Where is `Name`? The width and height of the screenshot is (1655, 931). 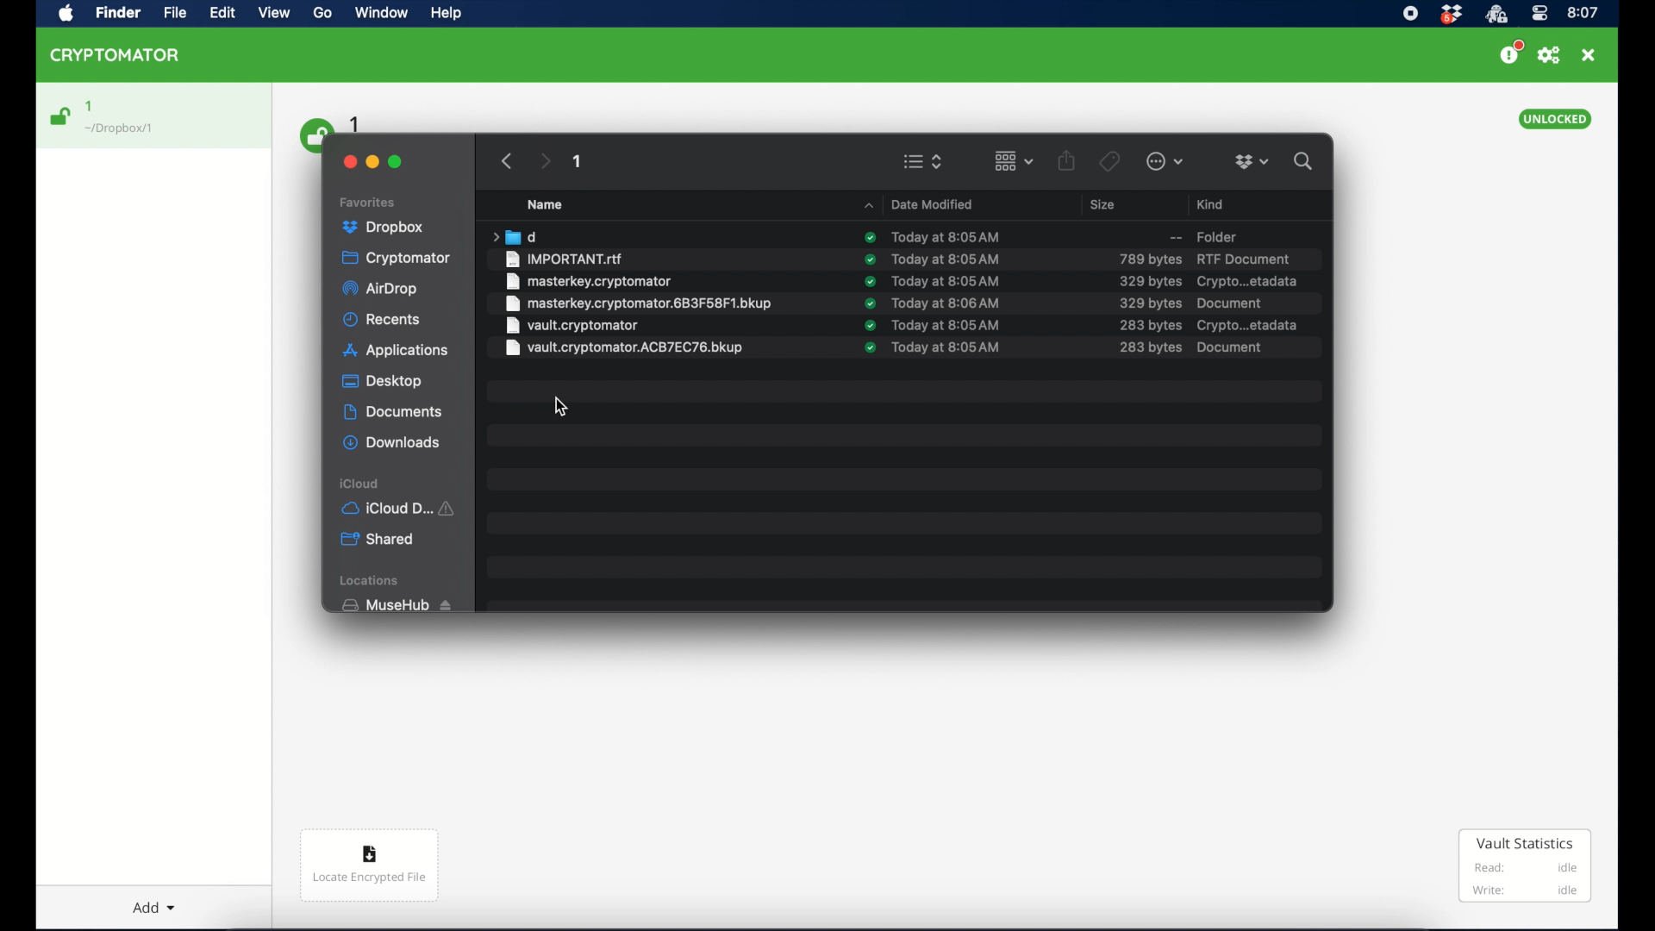 Name is located at coordinates (555, 204).